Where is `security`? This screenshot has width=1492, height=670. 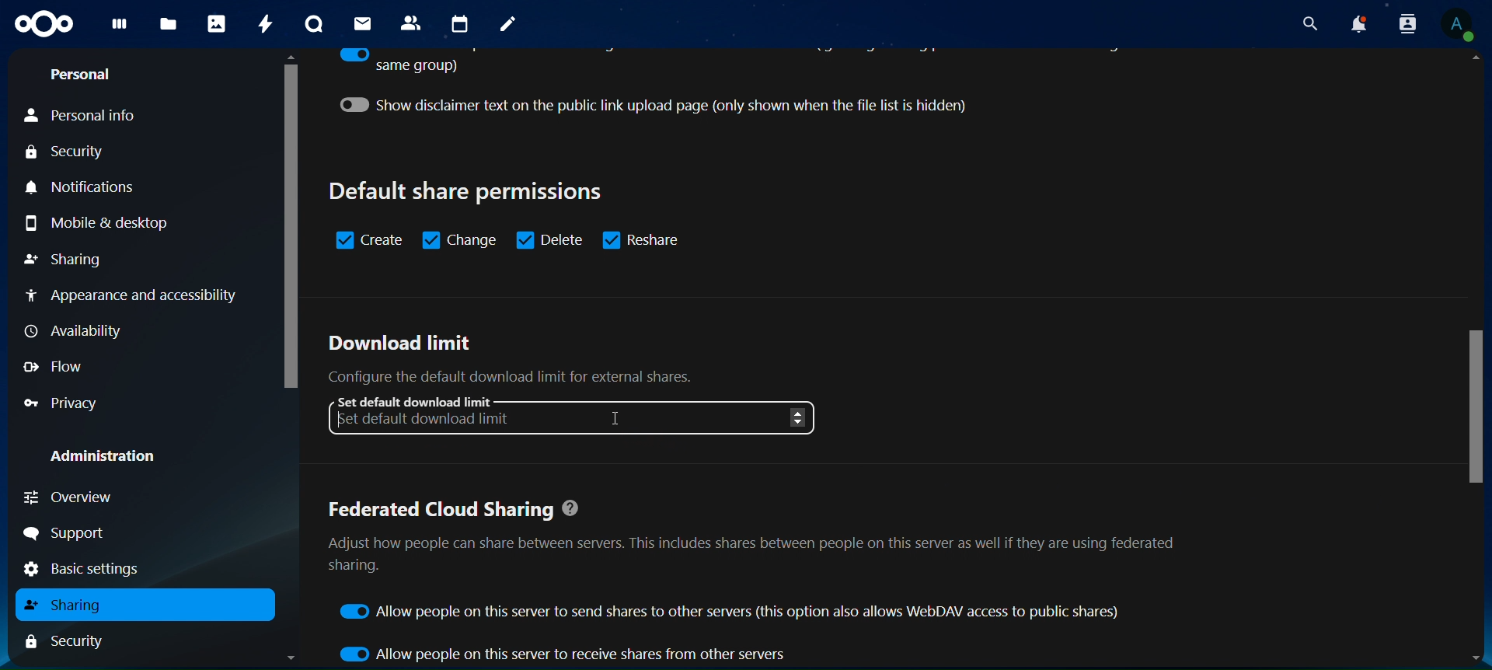 security is located at coordinates (64, 640).